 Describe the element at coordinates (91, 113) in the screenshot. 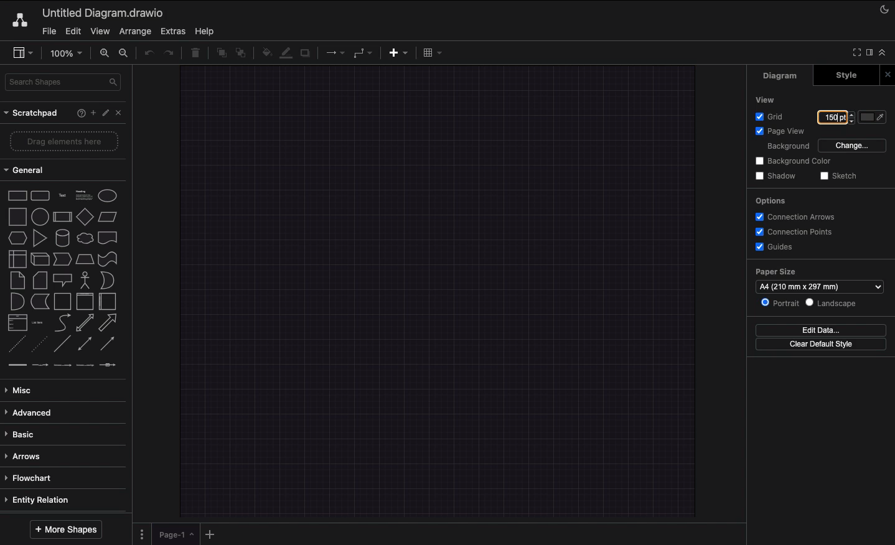

I see `Add` at that location.